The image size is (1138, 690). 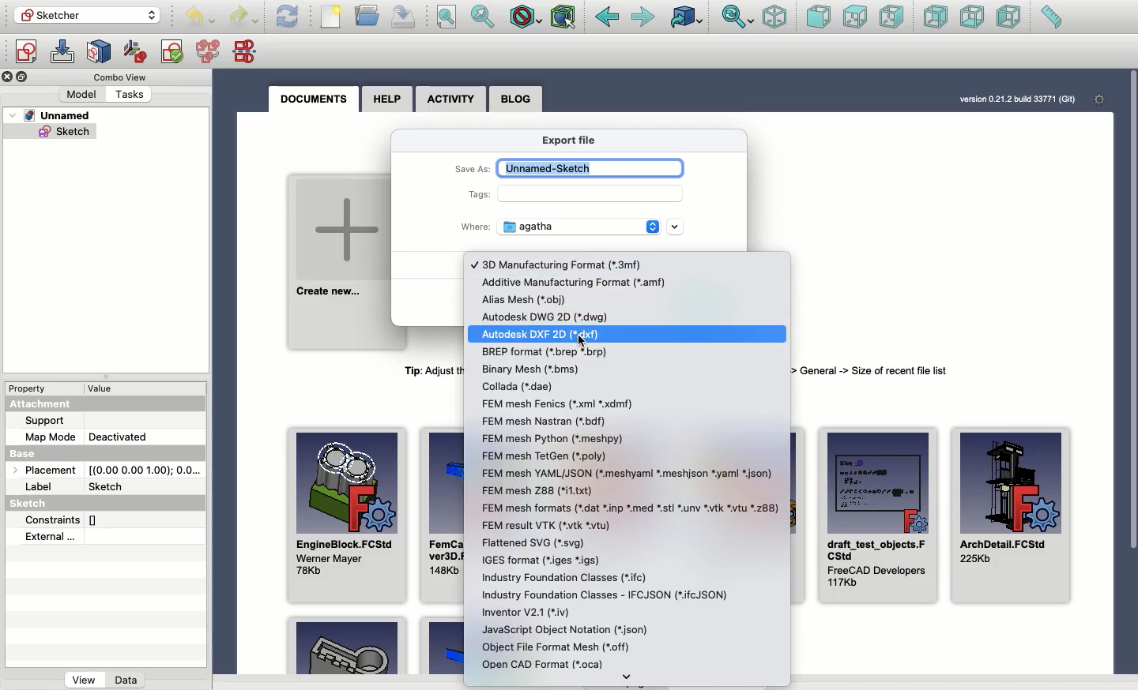 What do you see at coordinates (593, 227) in the screenshot?
I see `Agatha - location` at bounding box center [593, 227].